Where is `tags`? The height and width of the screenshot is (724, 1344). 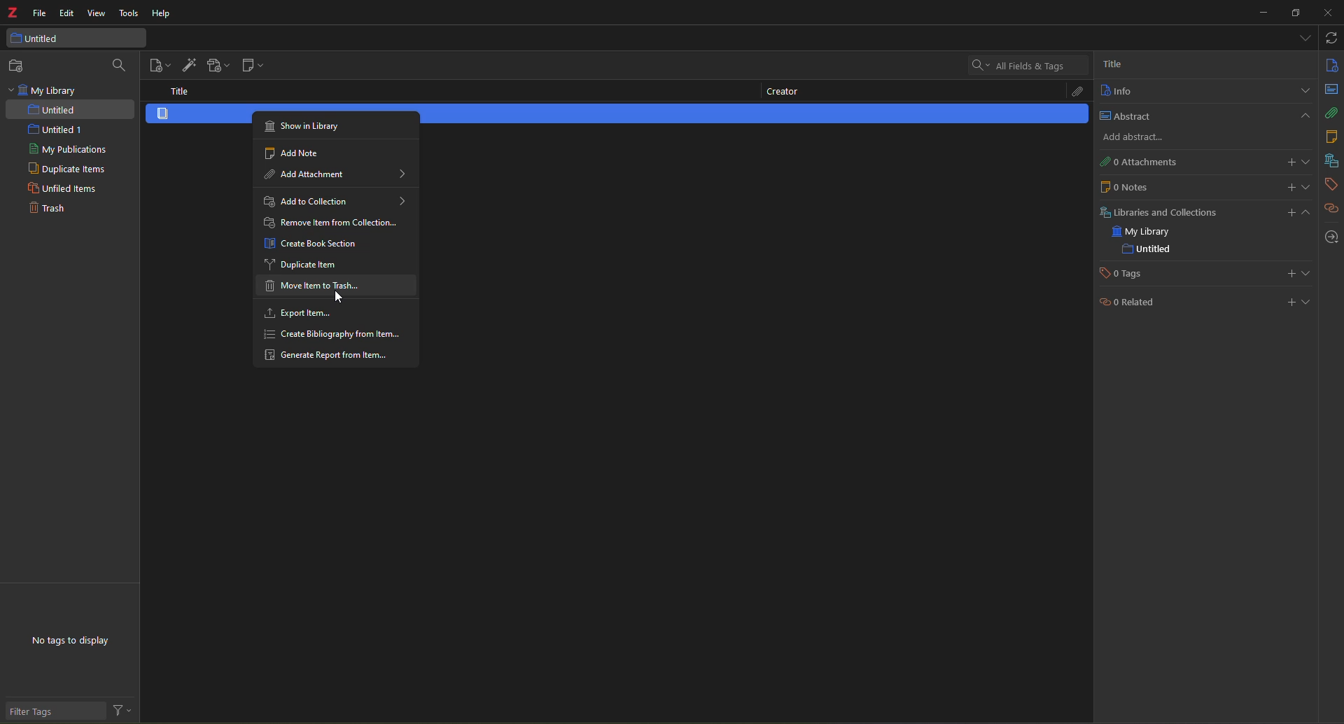 tags is located at coordinates (1126, 274).